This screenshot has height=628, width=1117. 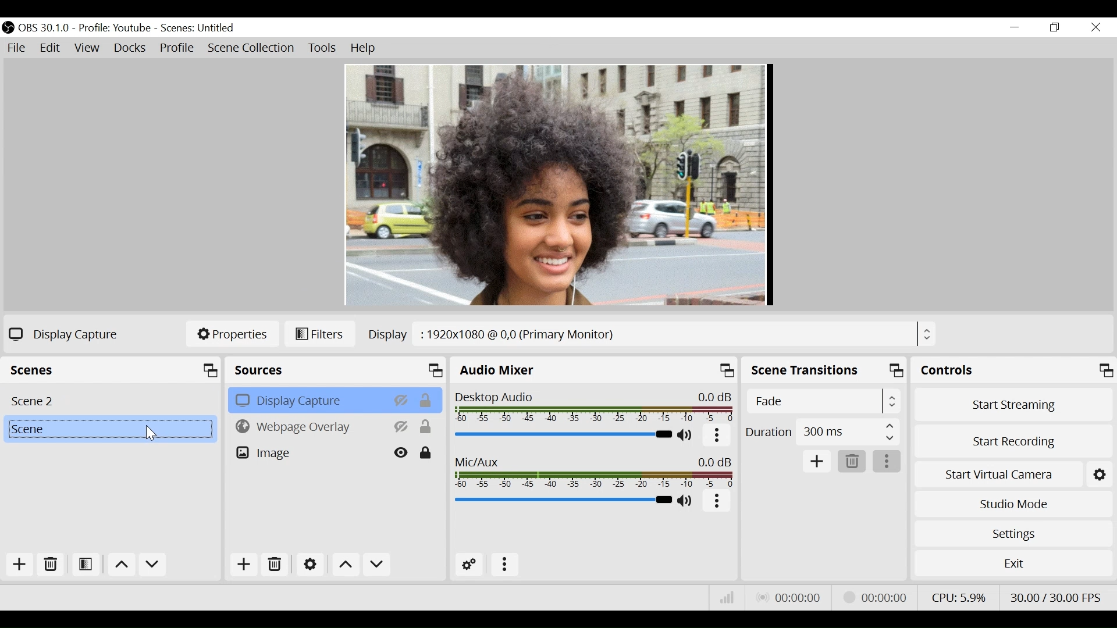 What do you see at coordinates (232, 334) in the screenshot?
I see `Properties` at bounding box center [232, 334].